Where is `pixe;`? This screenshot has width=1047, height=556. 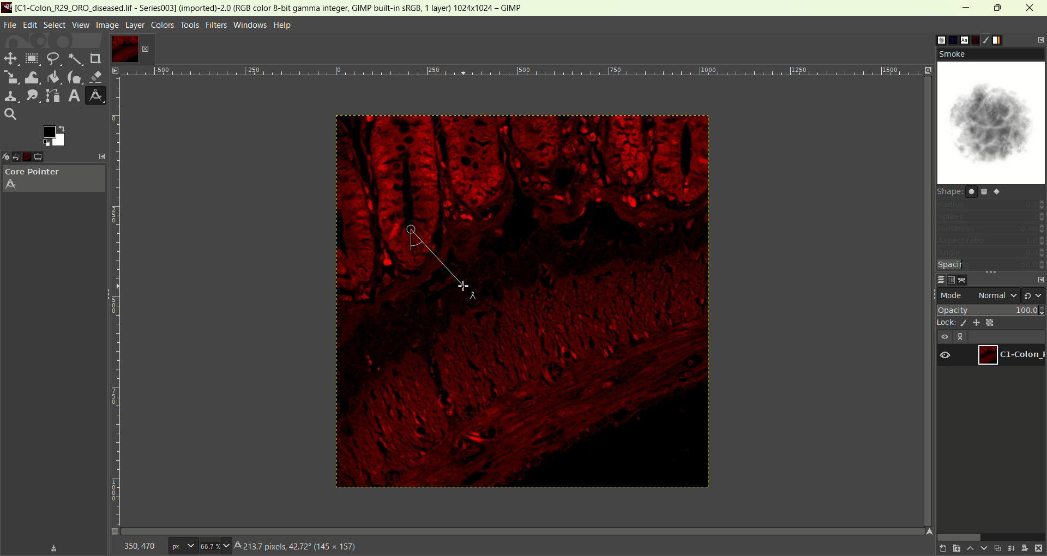 pixe; is located at coordinates (180, 547).